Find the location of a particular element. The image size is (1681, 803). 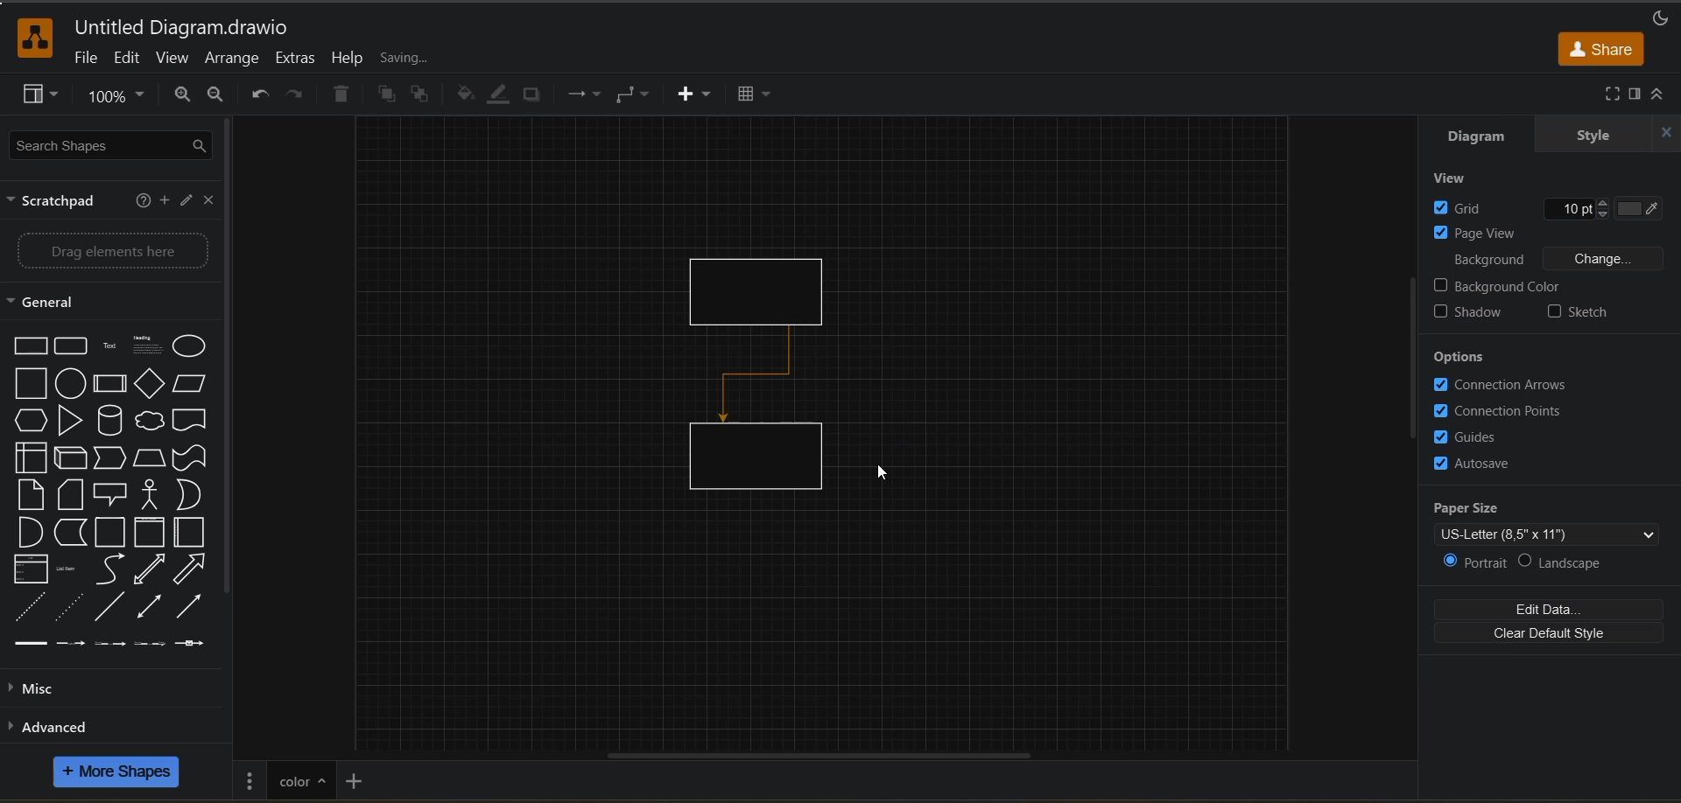

Container is located at coordinates (112, 534).